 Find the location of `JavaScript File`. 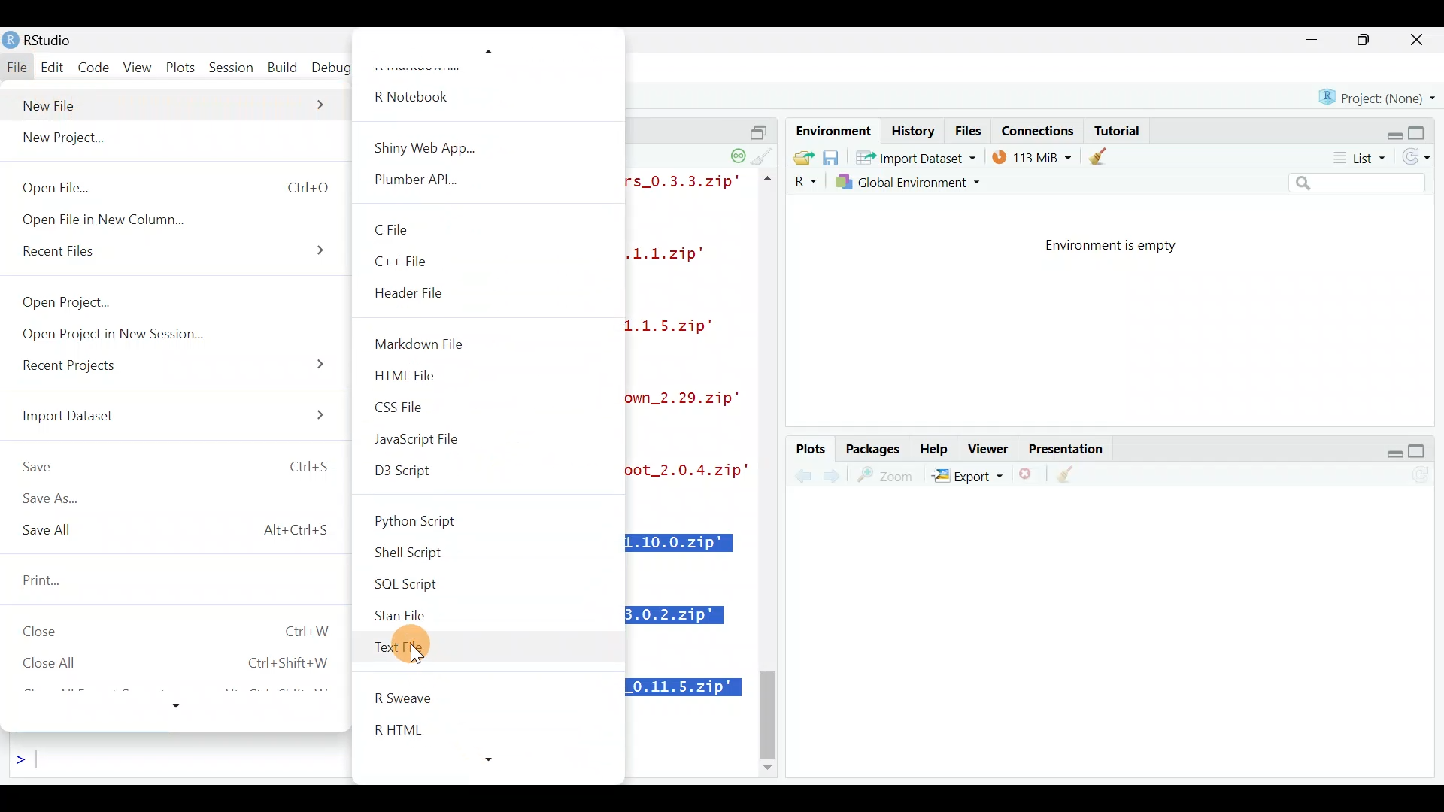

JavaScript File is located at coordinates (429, 439).